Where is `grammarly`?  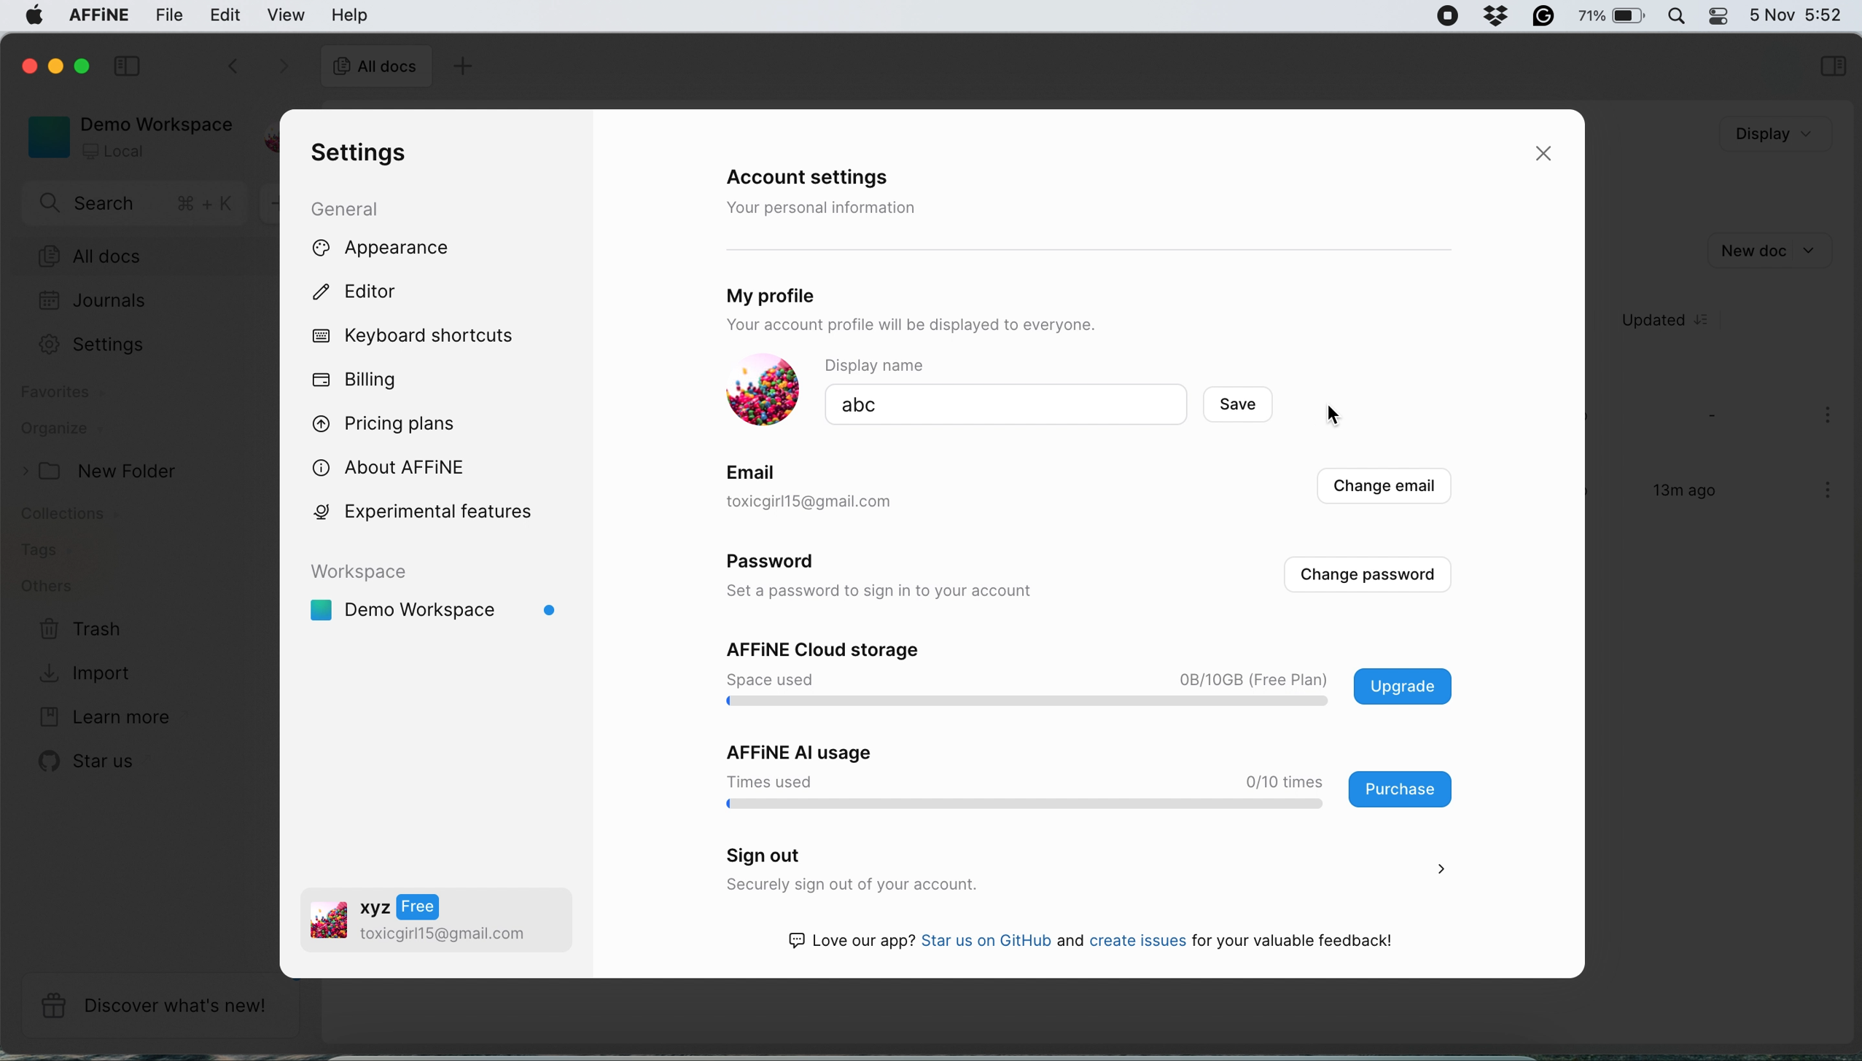
grammarly is located at coordinates (1491, 14).